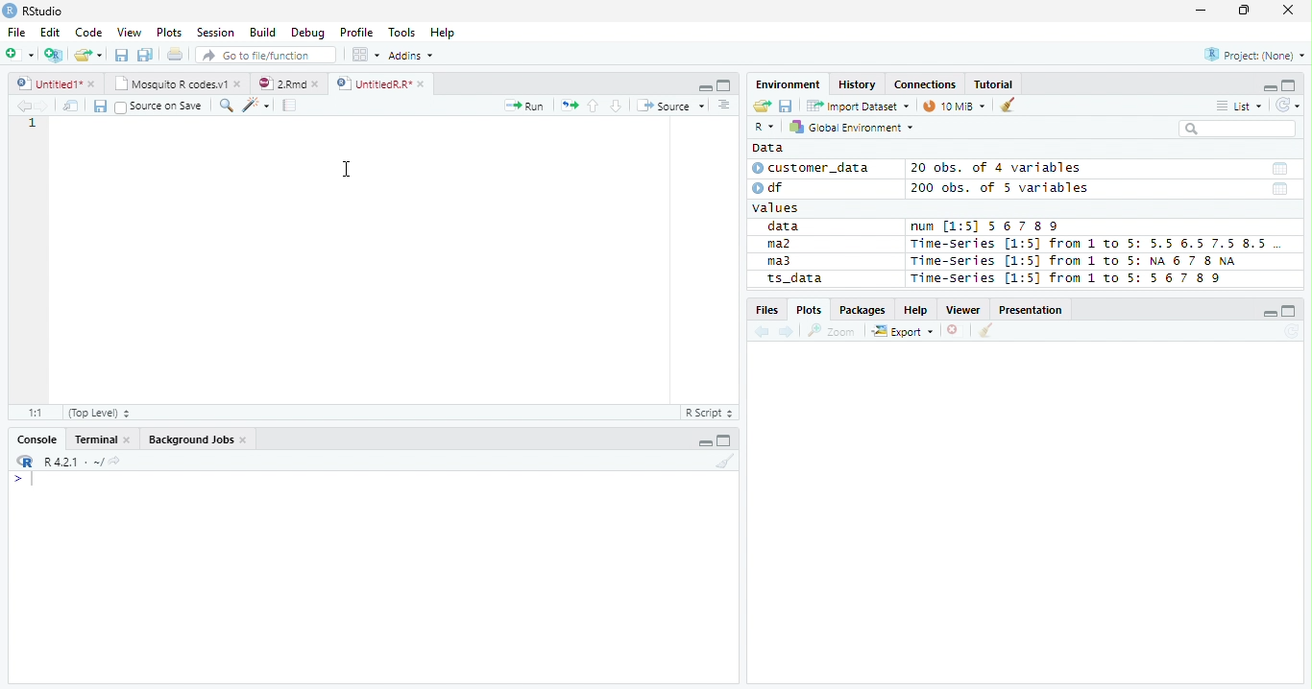 This screenshot has width=1312, height=689. I want to click on Workplace panes, so click(365, 55).